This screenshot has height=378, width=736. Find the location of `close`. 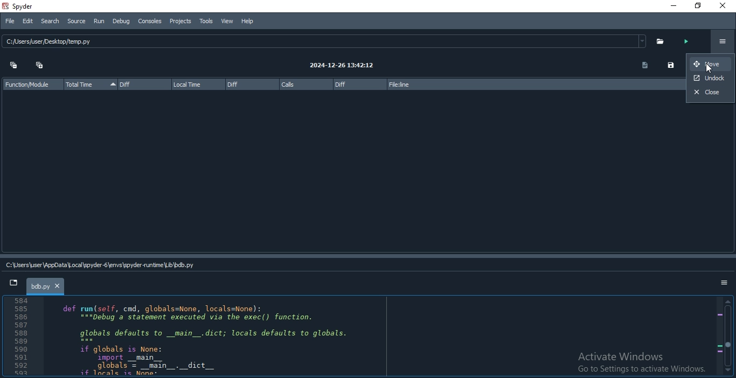

close is located at coordinates (710, 95).